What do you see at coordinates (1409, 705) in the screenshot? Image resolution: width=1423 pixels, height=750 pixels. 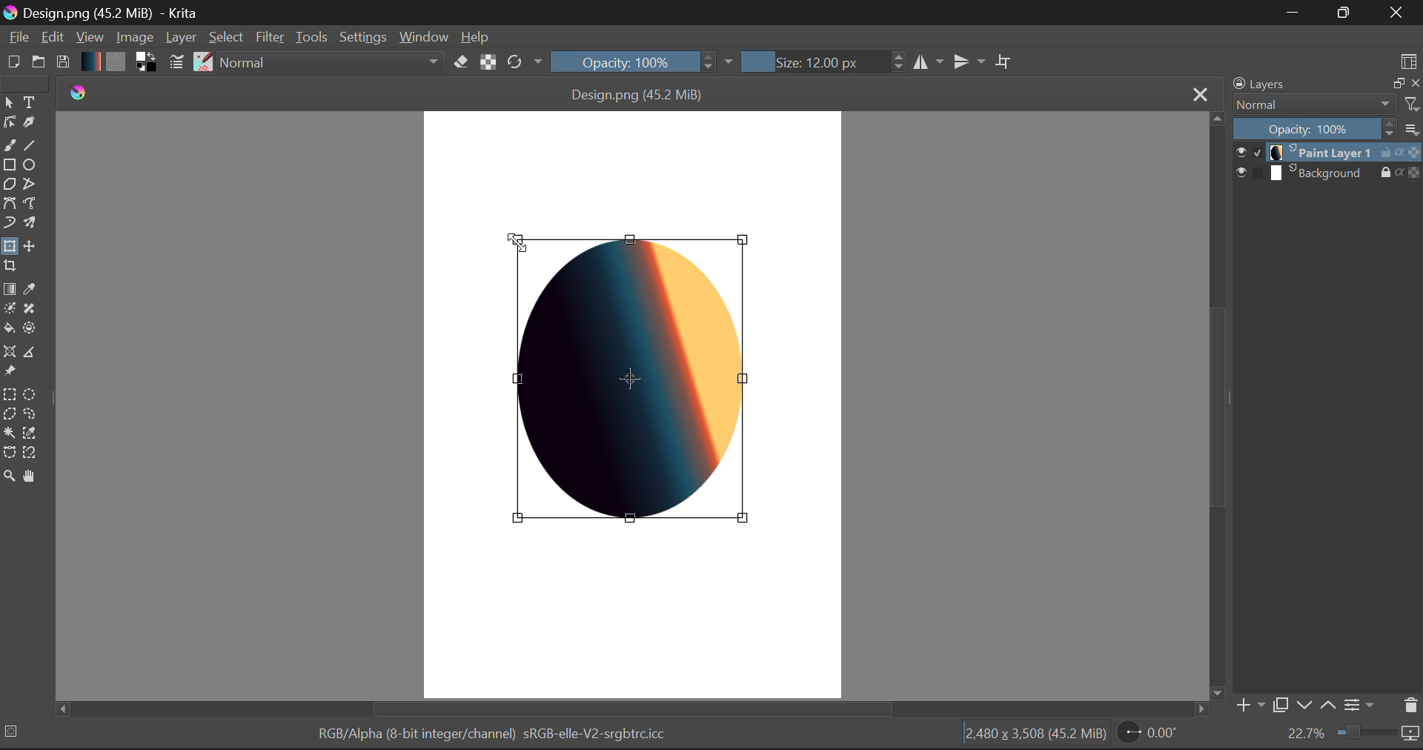 I see `Delete Layer` at bounding box center [1409, 705].